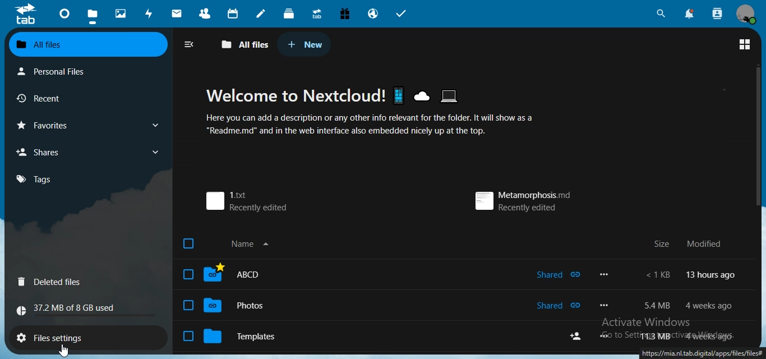 This screenshot has width=766, height=359. What do you see at coordinates (372, 126) in the screenshot?
I see `[Here you can add a desaiption or any other info relevant for the folder. it will show as a
“Readme. md" and in the web interface also embedded nicely up at the top.` at bounding box center [372, 126].